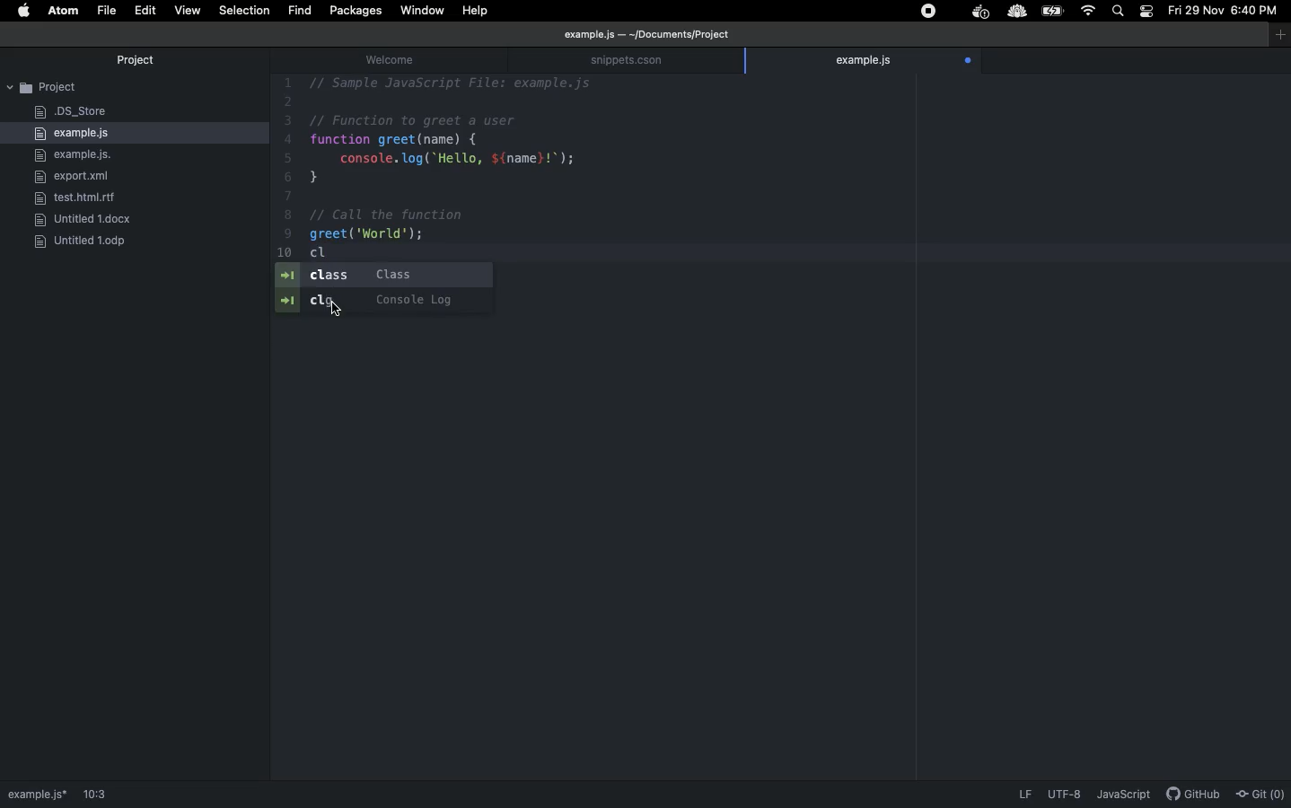 This screenshot has width=1291, height=808. What do you see at coordinates (935, 11) in the screenshot?
I see `Extensions` at bounding box center [935, 11].